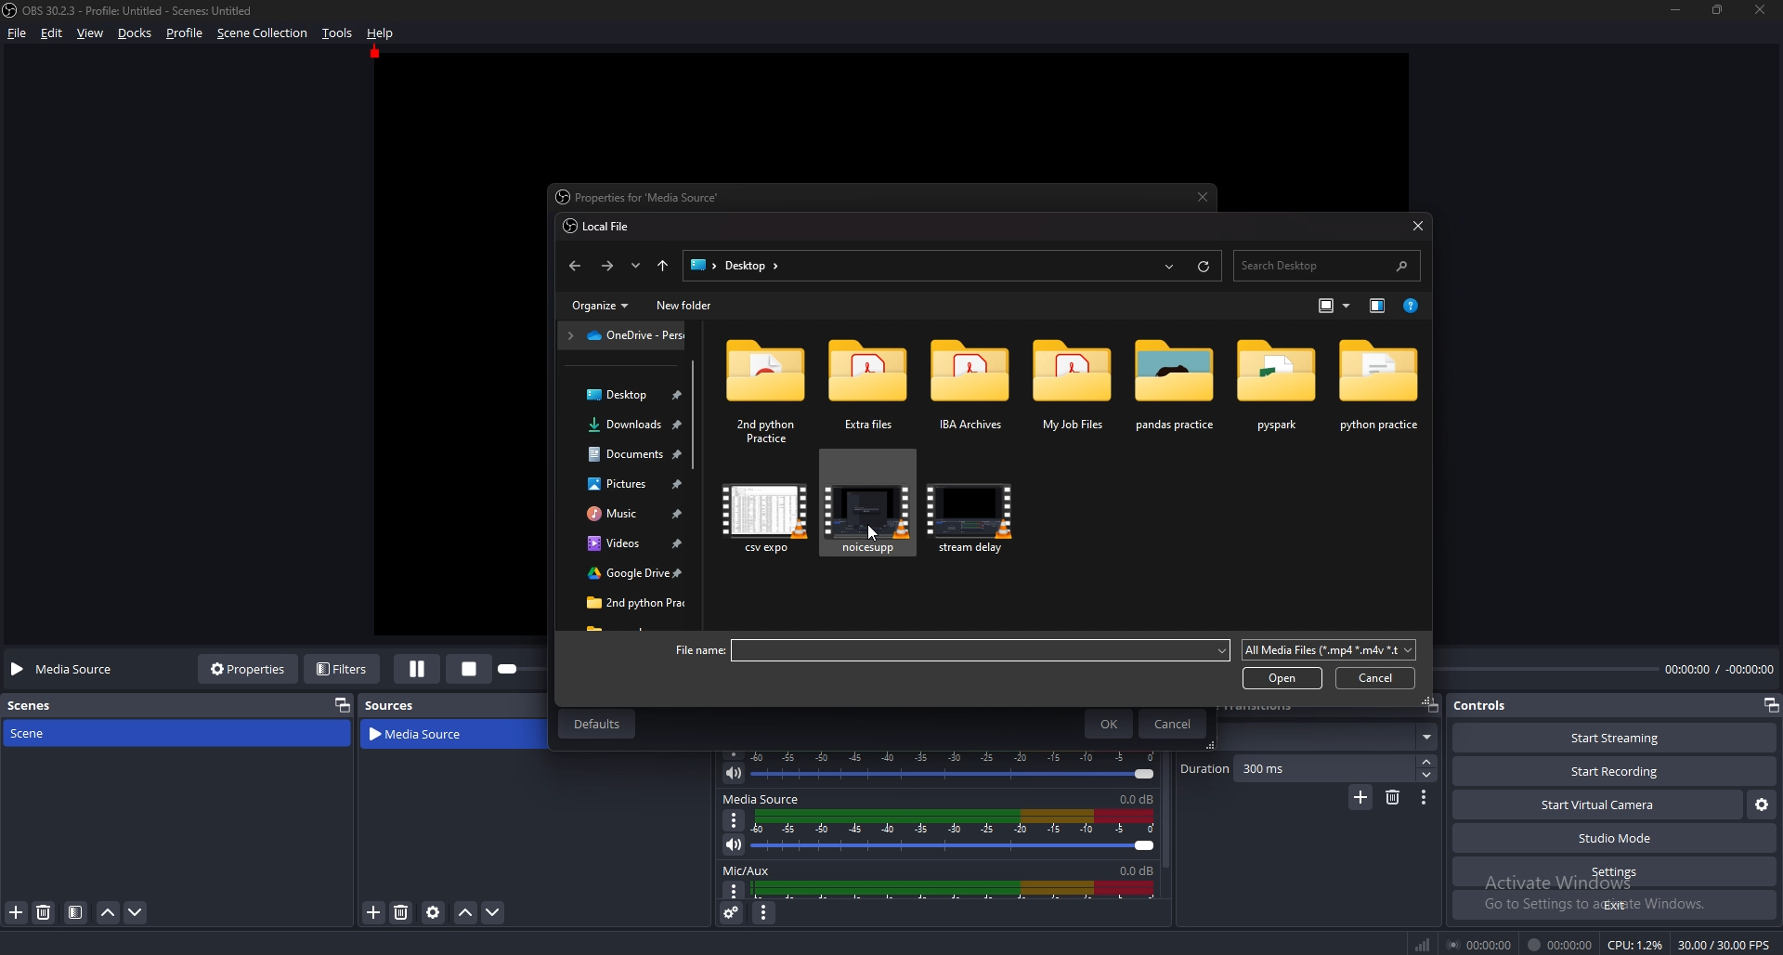  What do you see at coordinates (1429, 762) in the screenshot?
I see `Increase duration` at bounding box center [1429, 762].